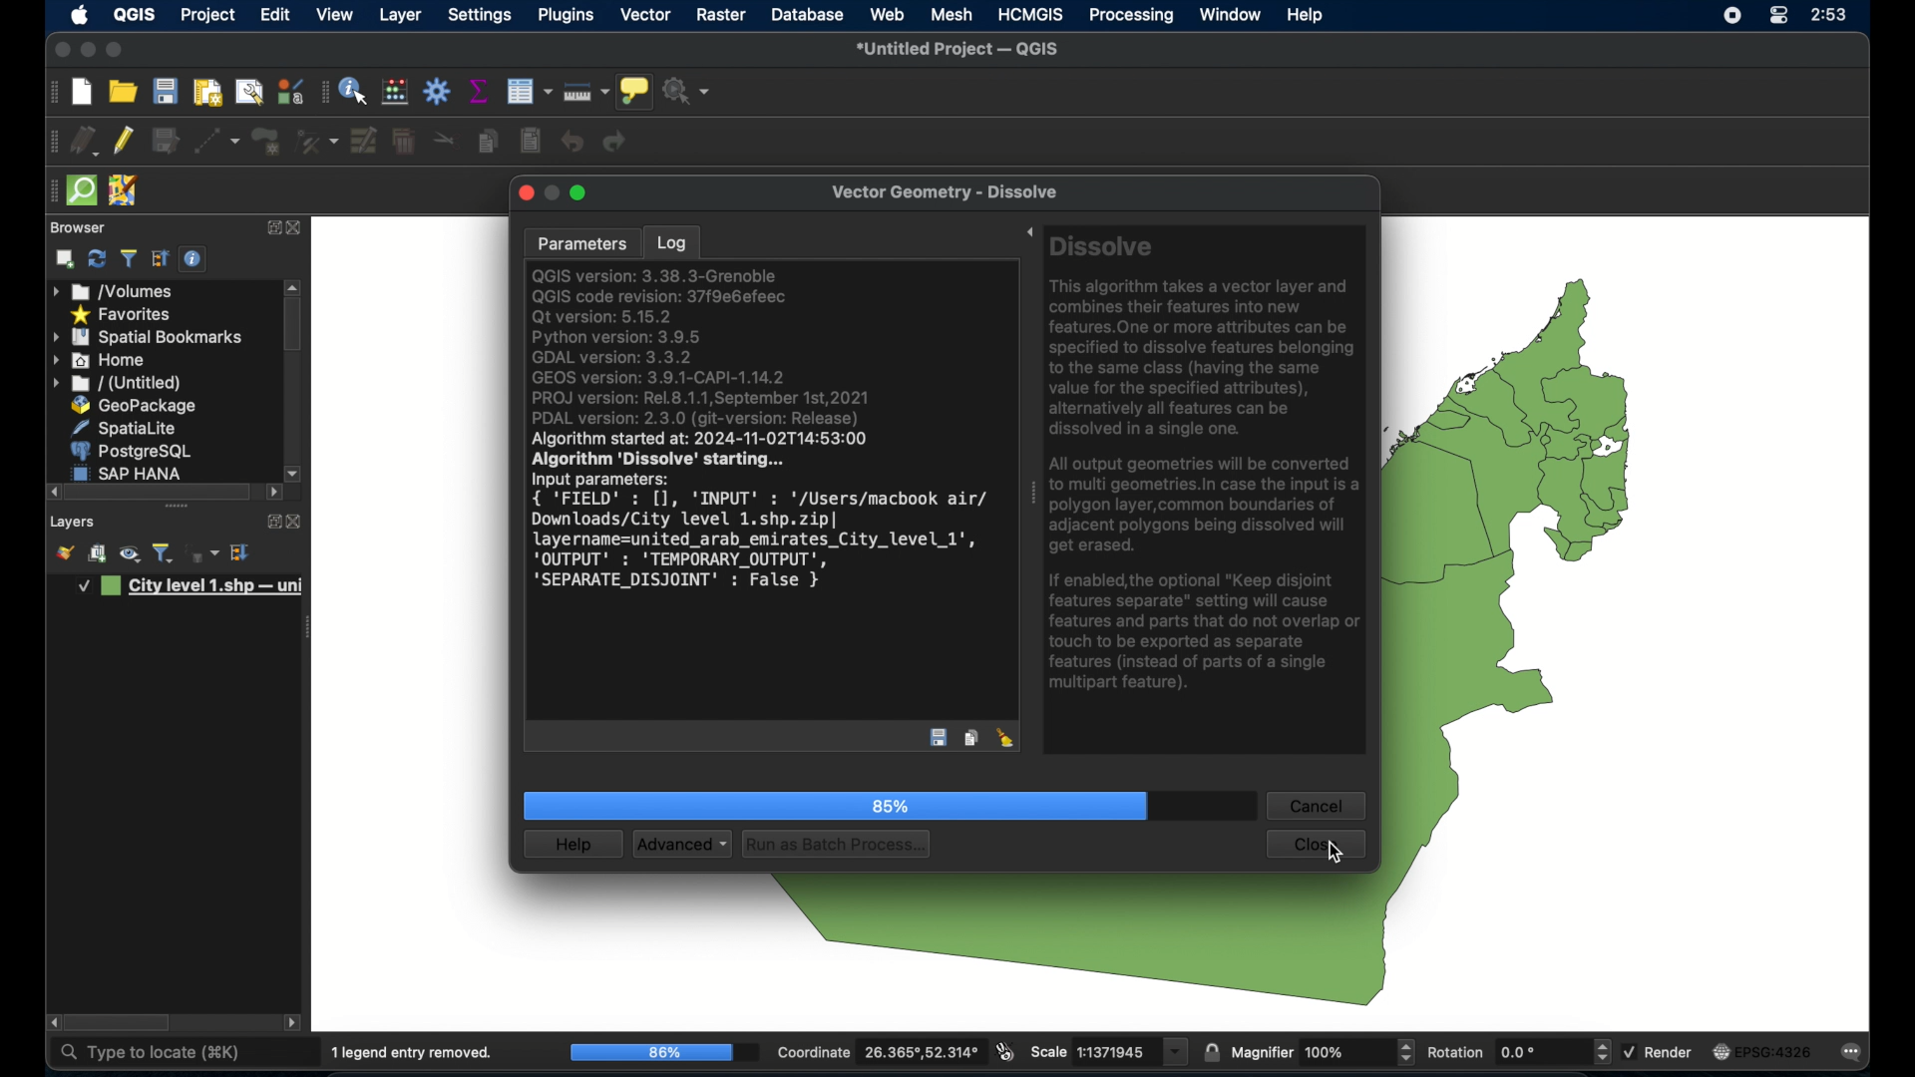 The width and height of the screenshot is (1915, 1077). What do you see at coordinates (1316, 806) in the screenshot?
I see `cancel` at bounding box center [1316, 806].